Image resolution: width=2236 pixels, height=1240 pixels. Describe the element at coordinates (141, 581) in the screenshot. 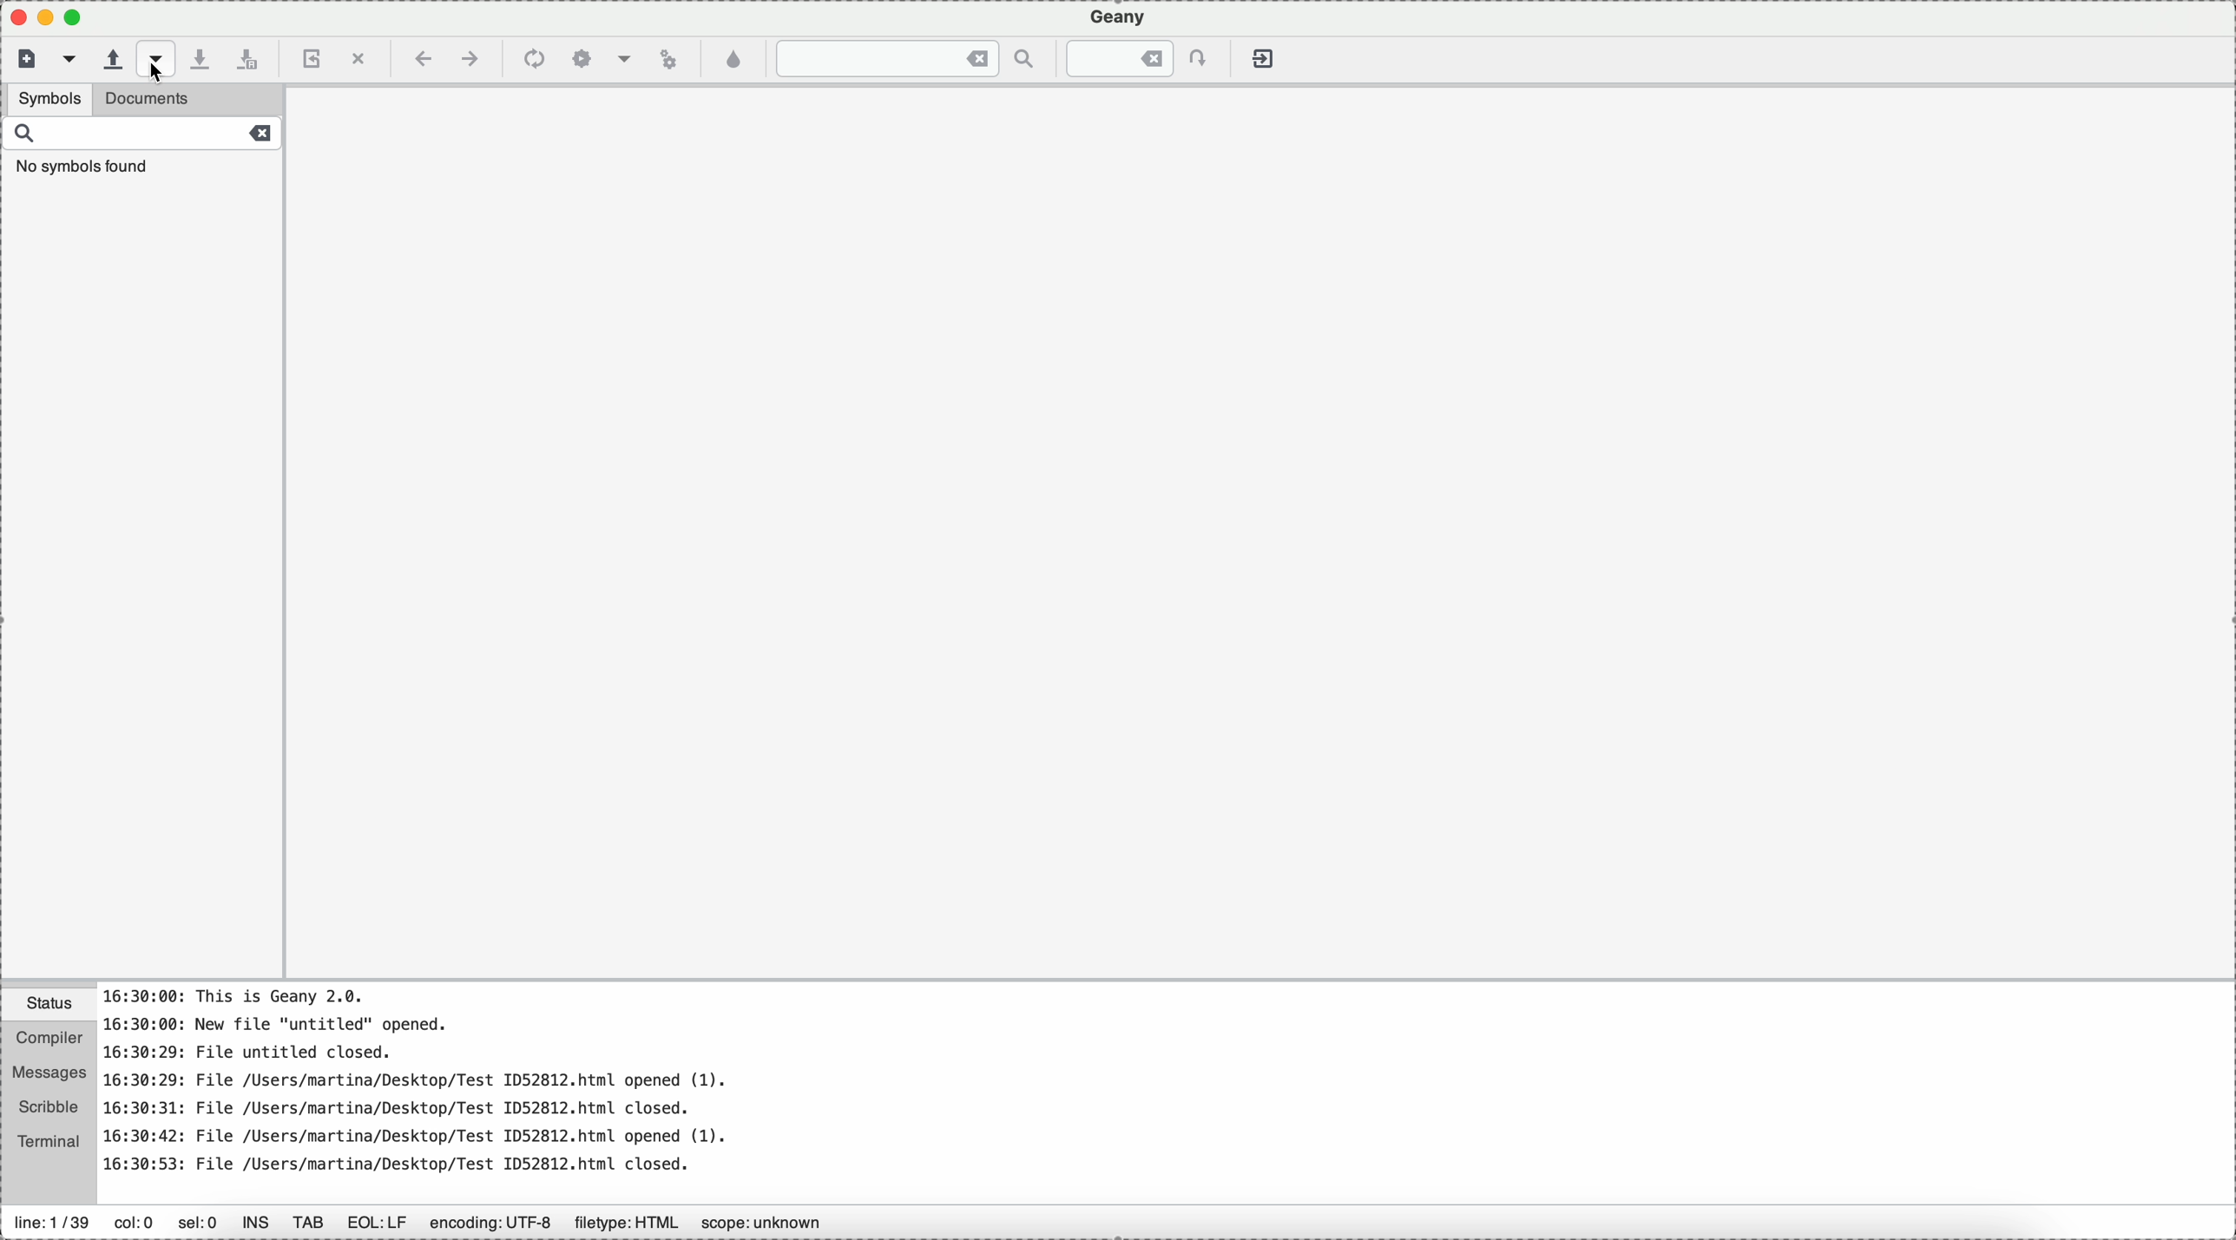

I see `sidebar` at that location.